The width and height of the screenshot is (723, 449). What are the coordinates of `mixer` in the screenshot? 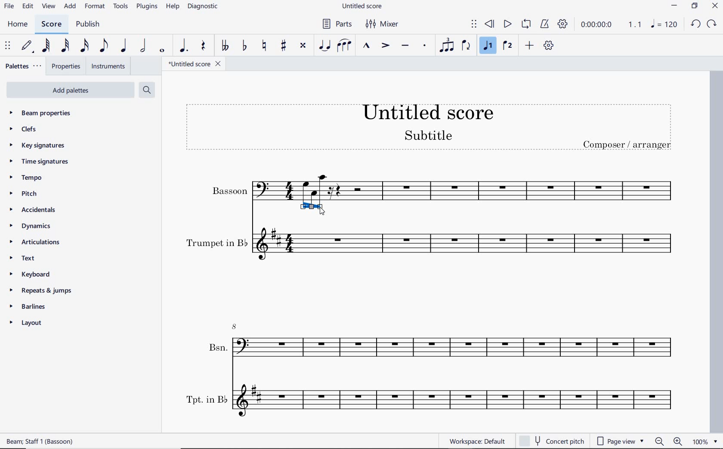 It's located at (383, 25).